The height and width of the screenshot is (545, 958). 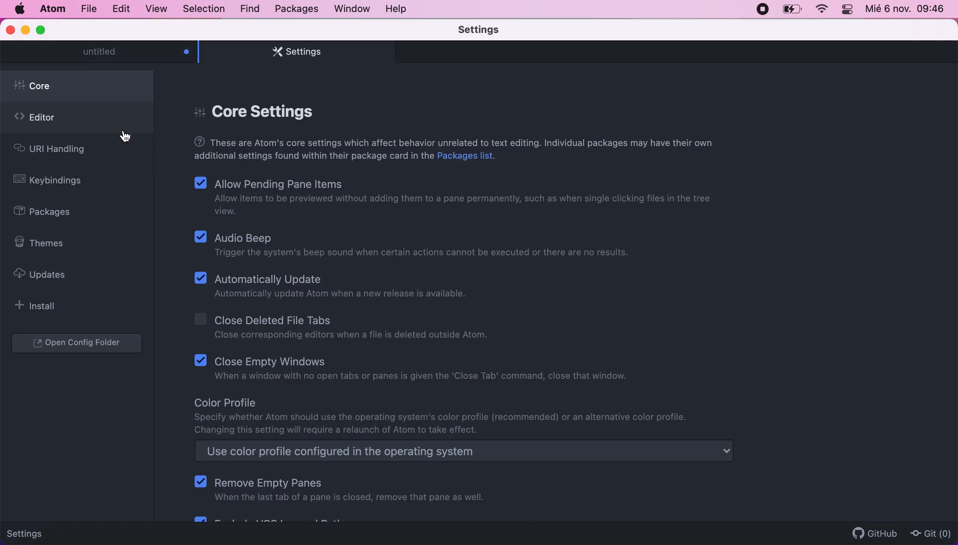 I want to click on recording stopped, so click(x=760, y=9).